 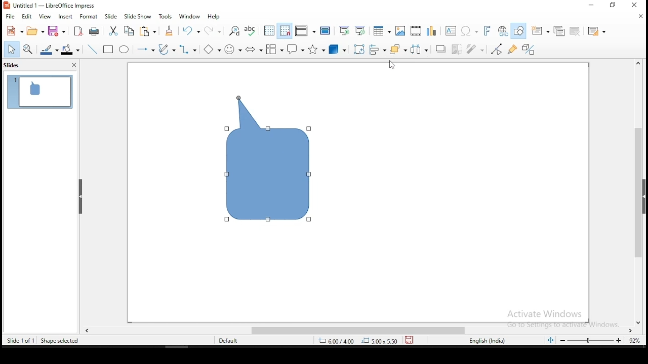 What do you see at coordinates (113, 31) in the screenshot?
I see `cut` at bounding box center [113, 31].